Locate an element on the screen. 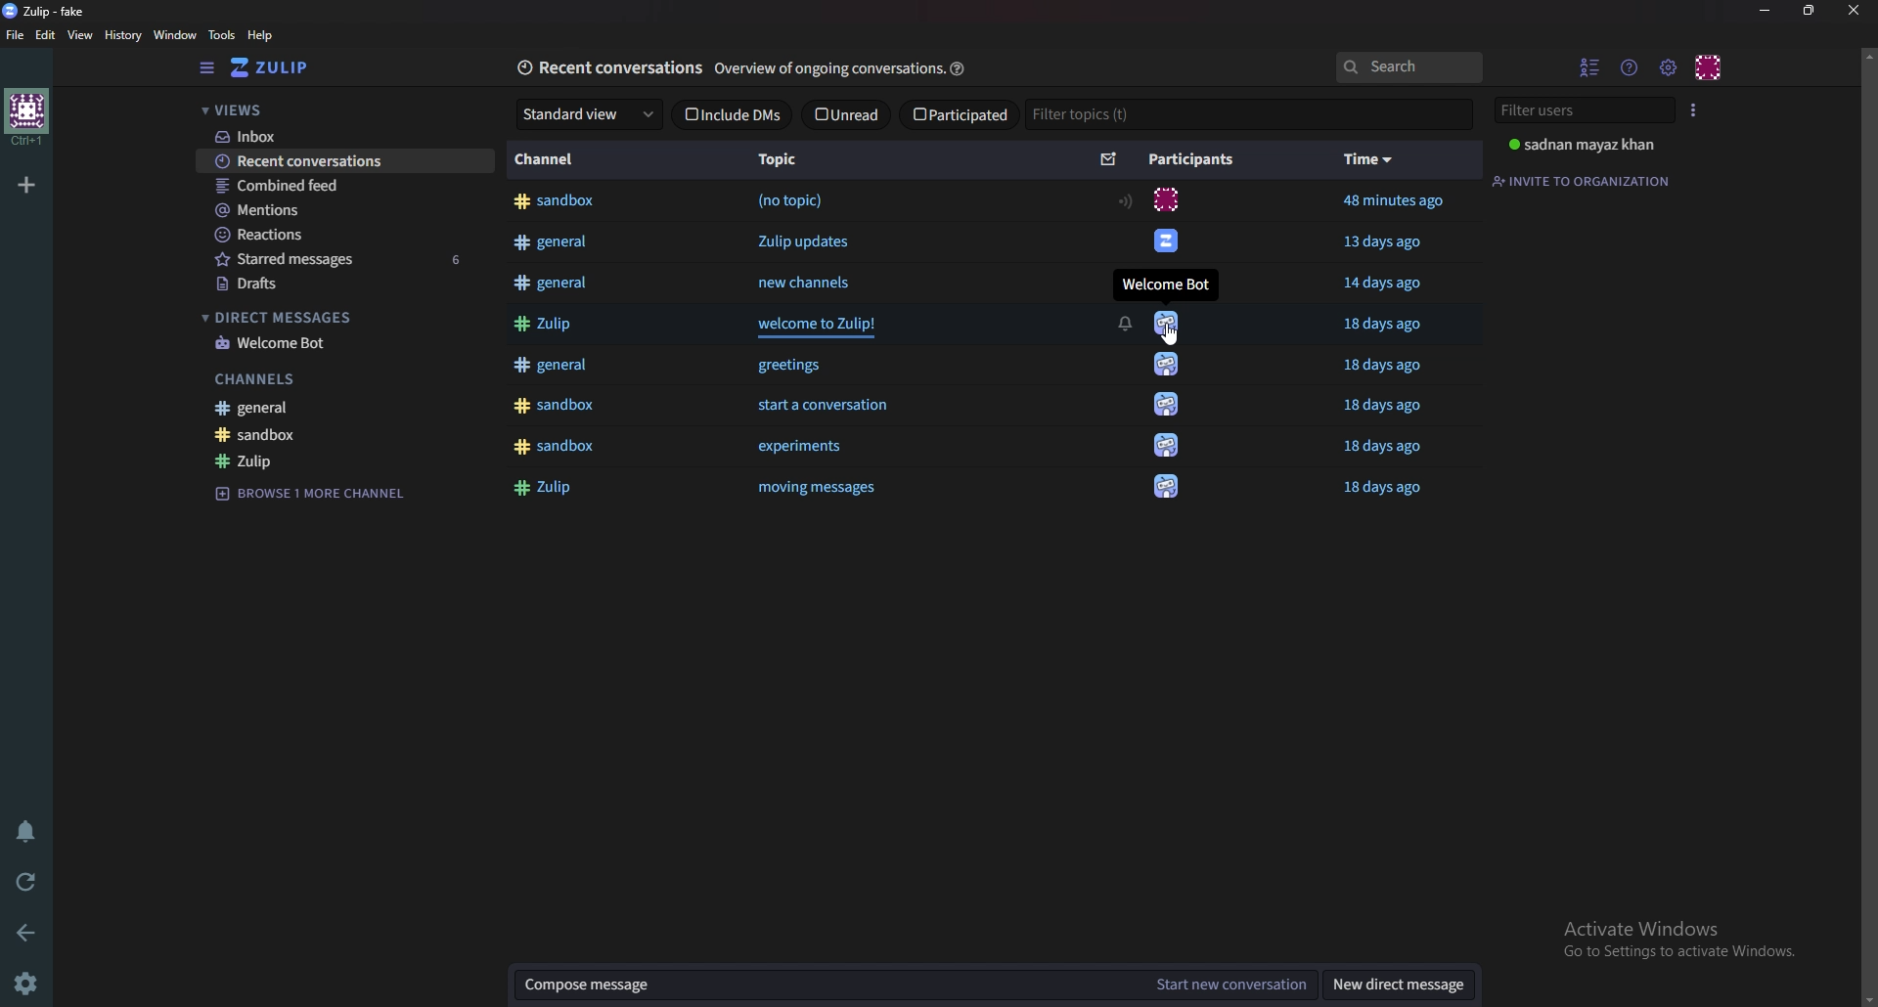 The image size is (1878, 1007). Hide user list is located at coordinates (1589, 67).